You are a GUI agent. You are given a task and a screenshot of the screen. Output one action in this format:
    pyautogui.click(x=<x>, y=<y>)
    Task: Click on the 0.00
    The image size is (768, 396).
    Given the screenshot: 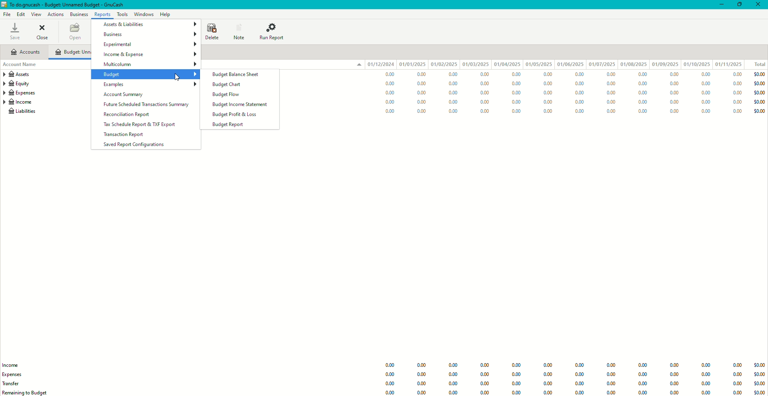 What is the action you would take?
    pyautogui.click(x=517, y=112)
    